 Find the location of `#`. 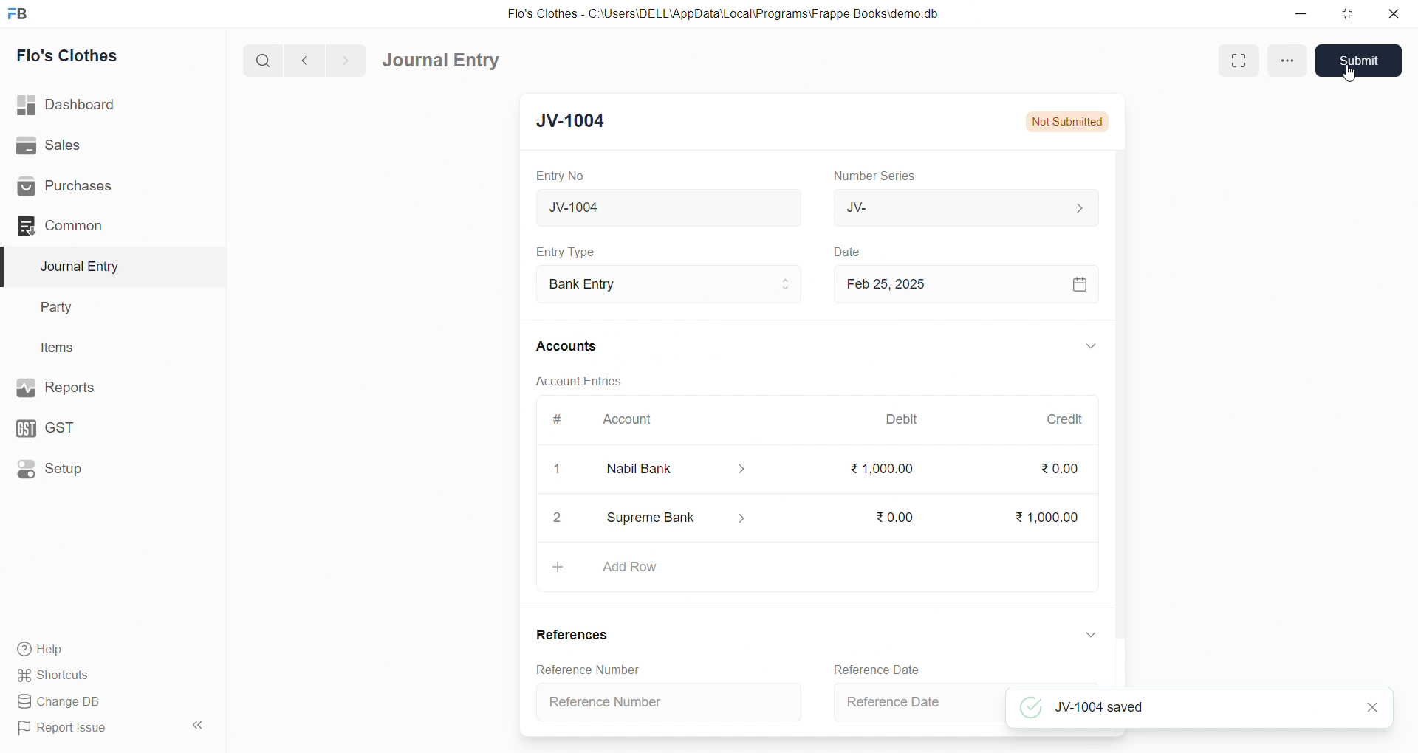

# is located at coordinates (558, 421).